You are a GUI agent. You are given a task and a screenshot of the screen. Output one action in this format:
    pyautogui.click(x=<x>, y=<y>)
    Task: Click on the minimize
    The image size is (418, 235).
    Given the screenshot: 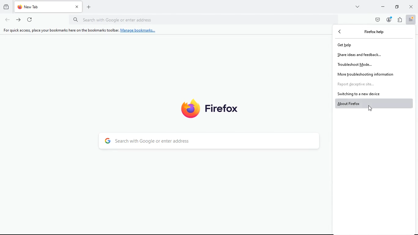 What is the action you would take?
    pyautogui.click(x=382, y=7)
    